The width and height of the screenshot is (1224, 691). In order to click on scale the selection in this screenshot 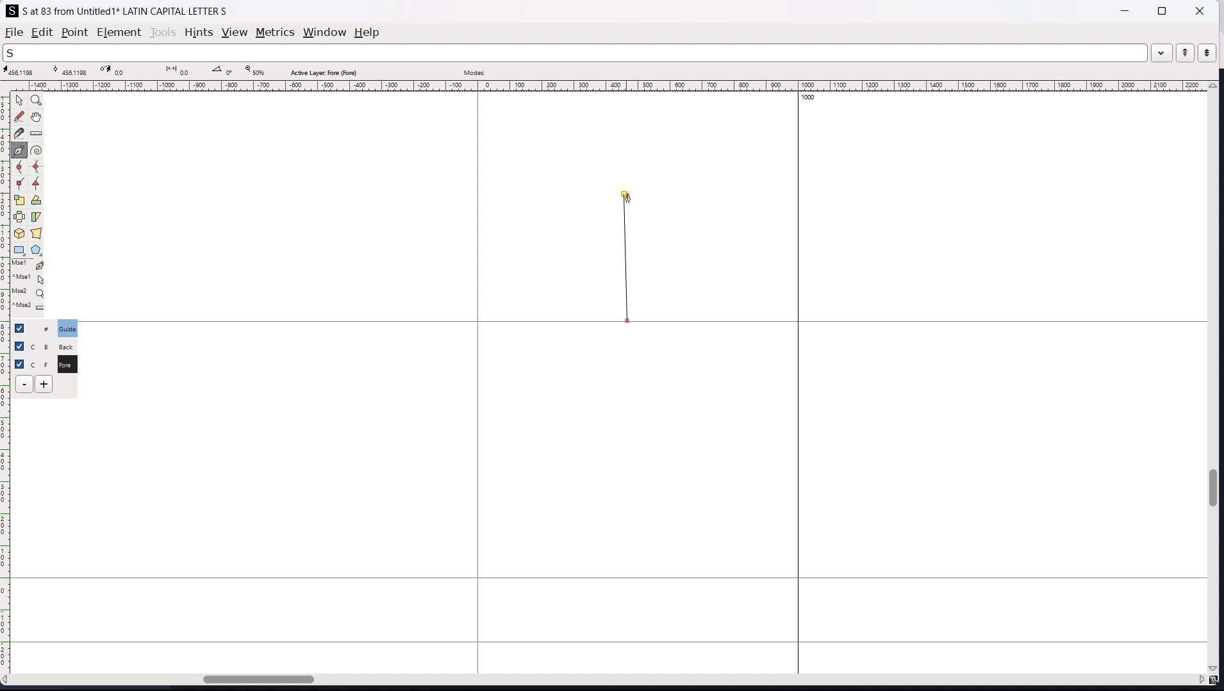, I will do `click(20, 201)`.